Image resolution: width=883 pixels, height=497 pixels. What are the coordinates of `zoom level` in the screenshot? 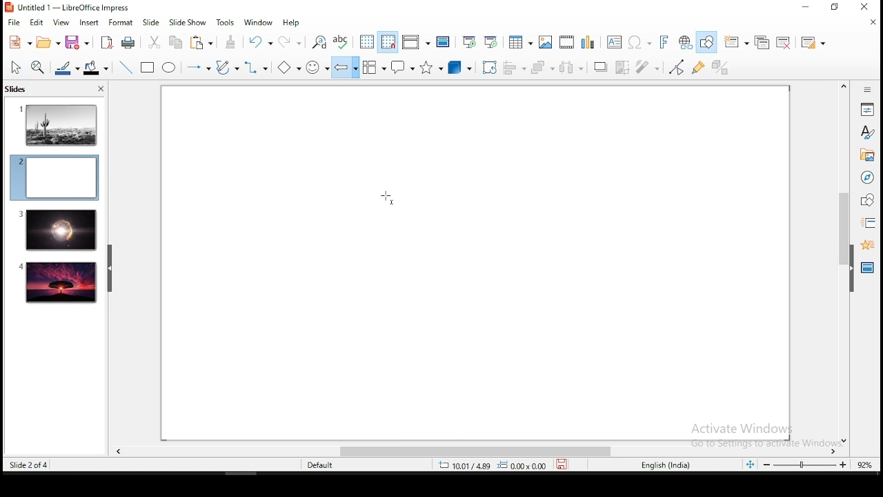 It's located at (865, 464).